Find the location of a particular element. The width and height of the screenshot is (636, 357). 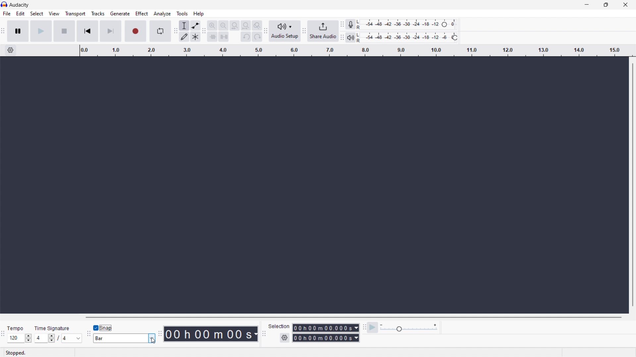

undo is located at coordinates (246, 36).